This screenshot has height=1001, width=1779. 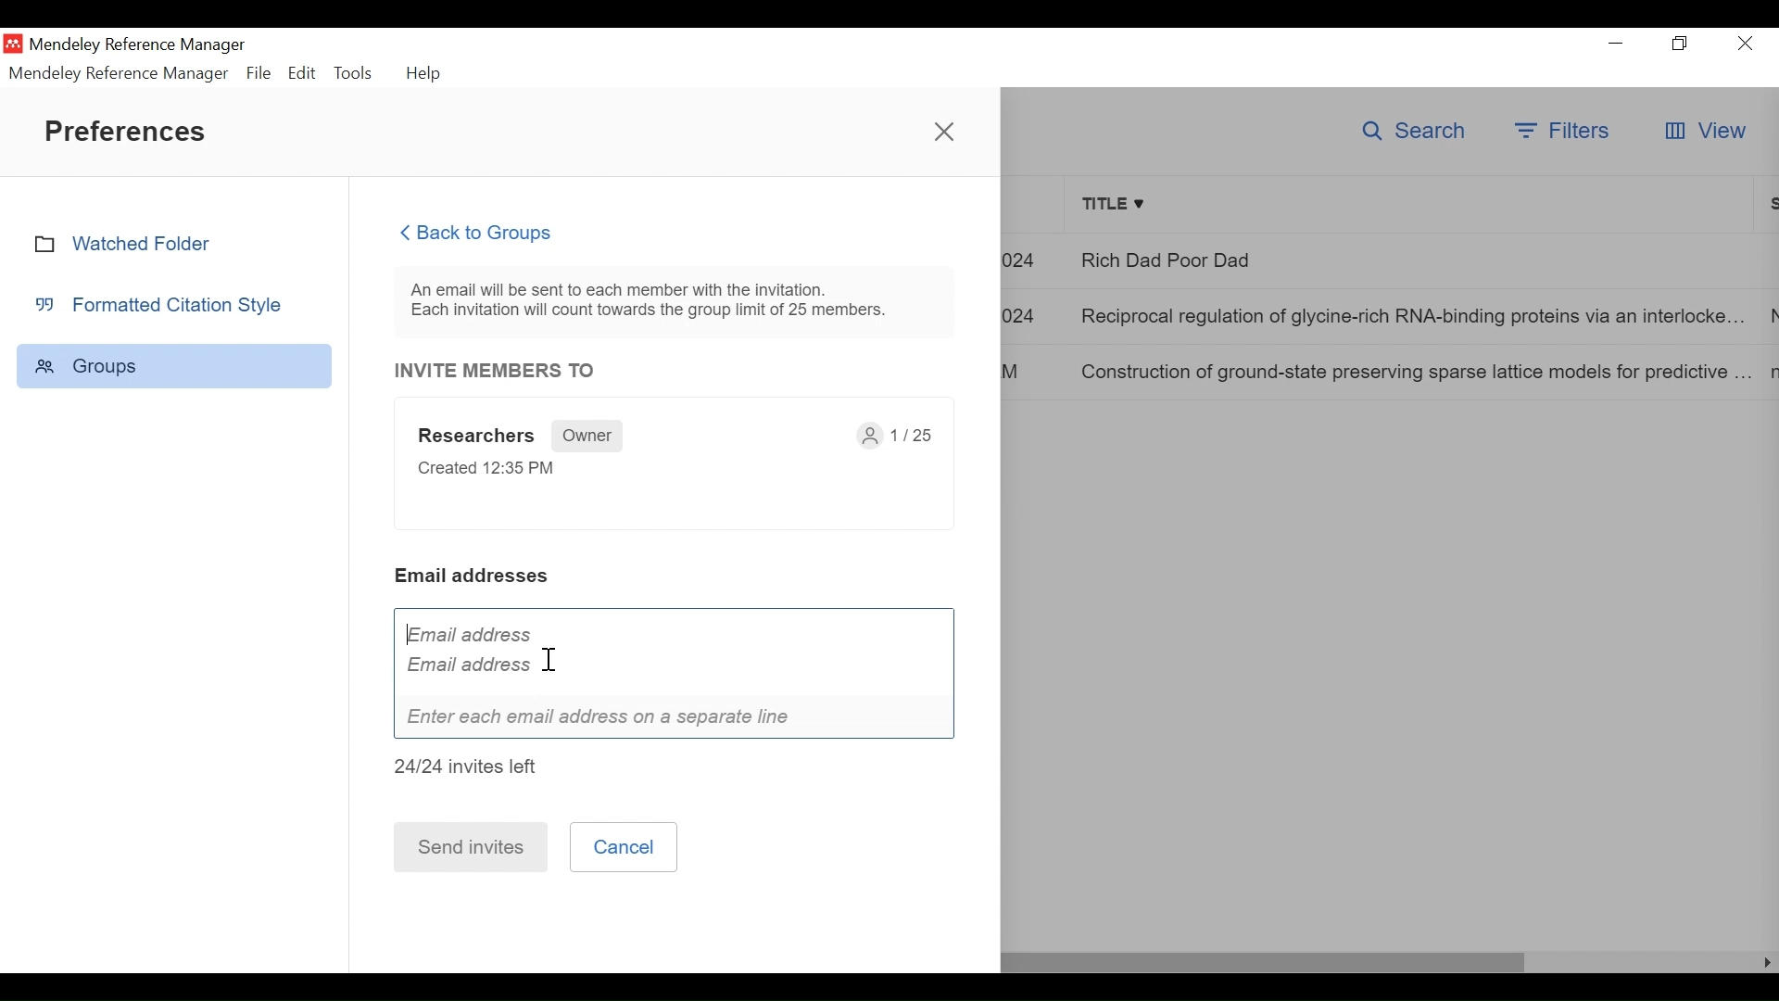 I want to click on Owner, so click(x=588, y=436).